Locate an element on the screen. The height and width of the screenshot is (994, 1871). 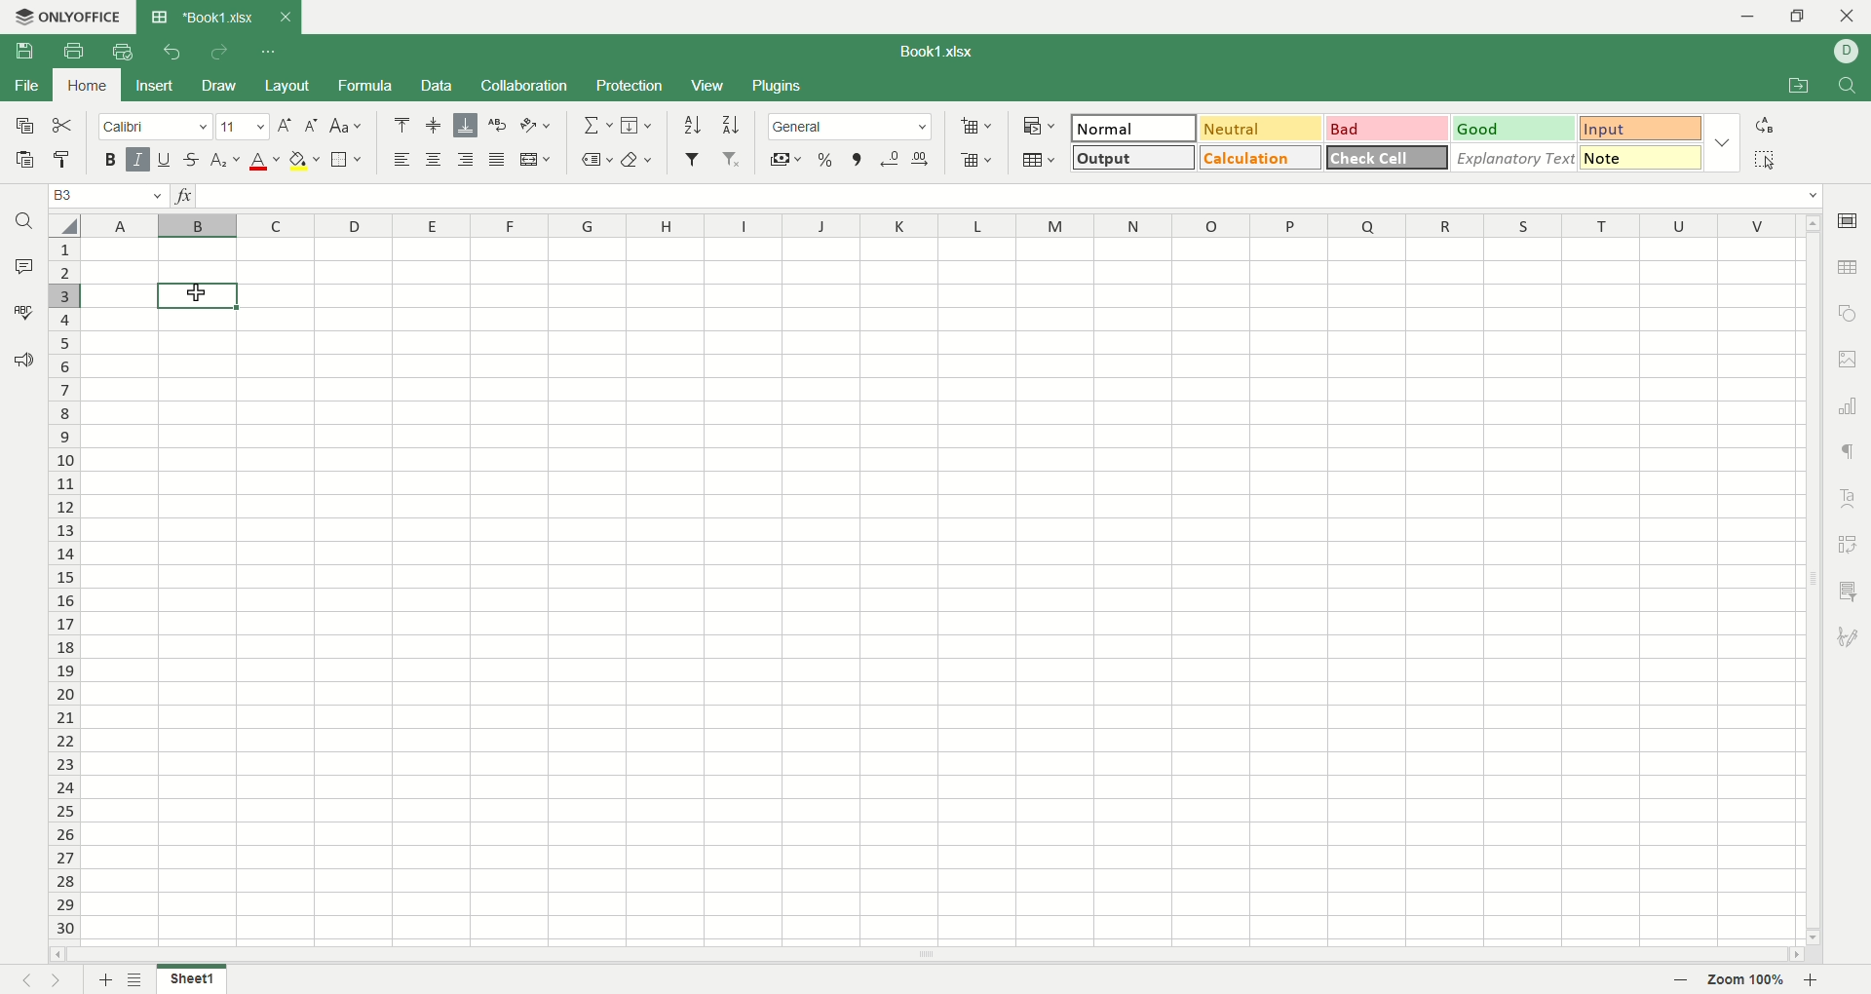
summation is located at coordinates (596, 124).